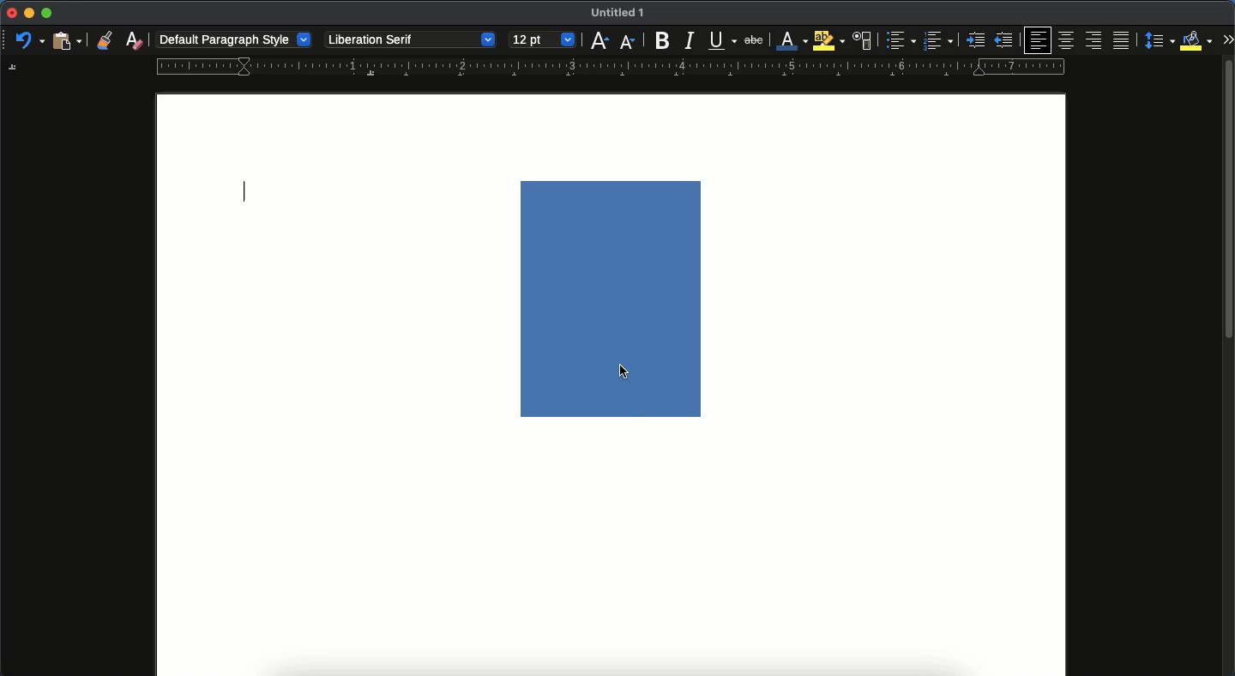  I want to click on character, so click(864, 40).